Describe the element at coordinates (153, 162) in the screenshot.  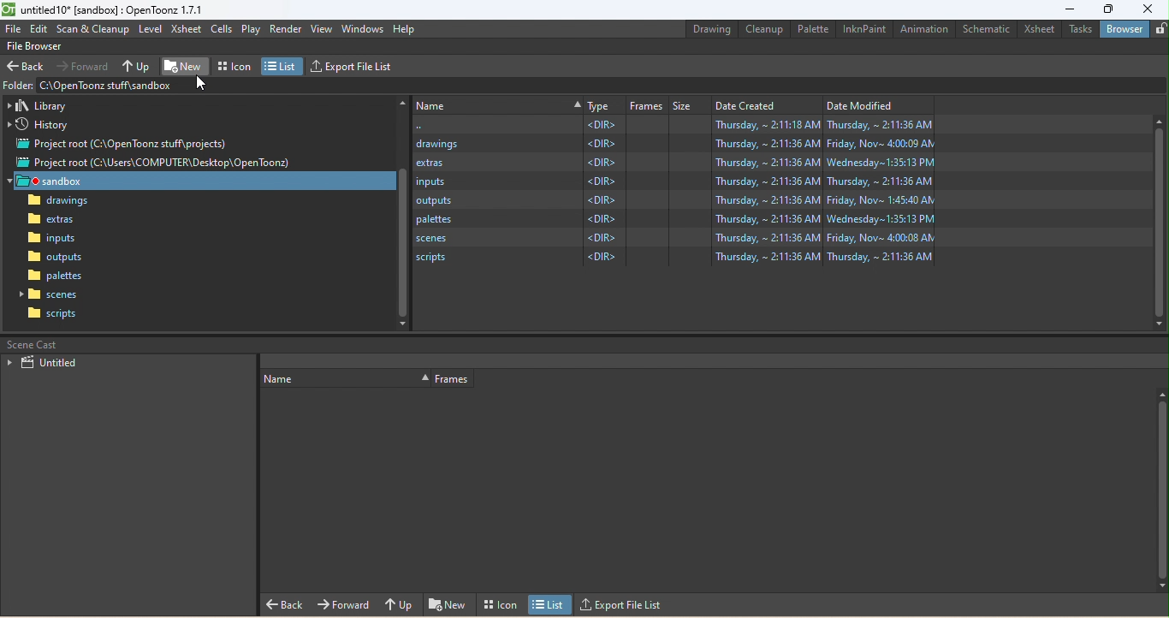
I see `Project root` at that location.